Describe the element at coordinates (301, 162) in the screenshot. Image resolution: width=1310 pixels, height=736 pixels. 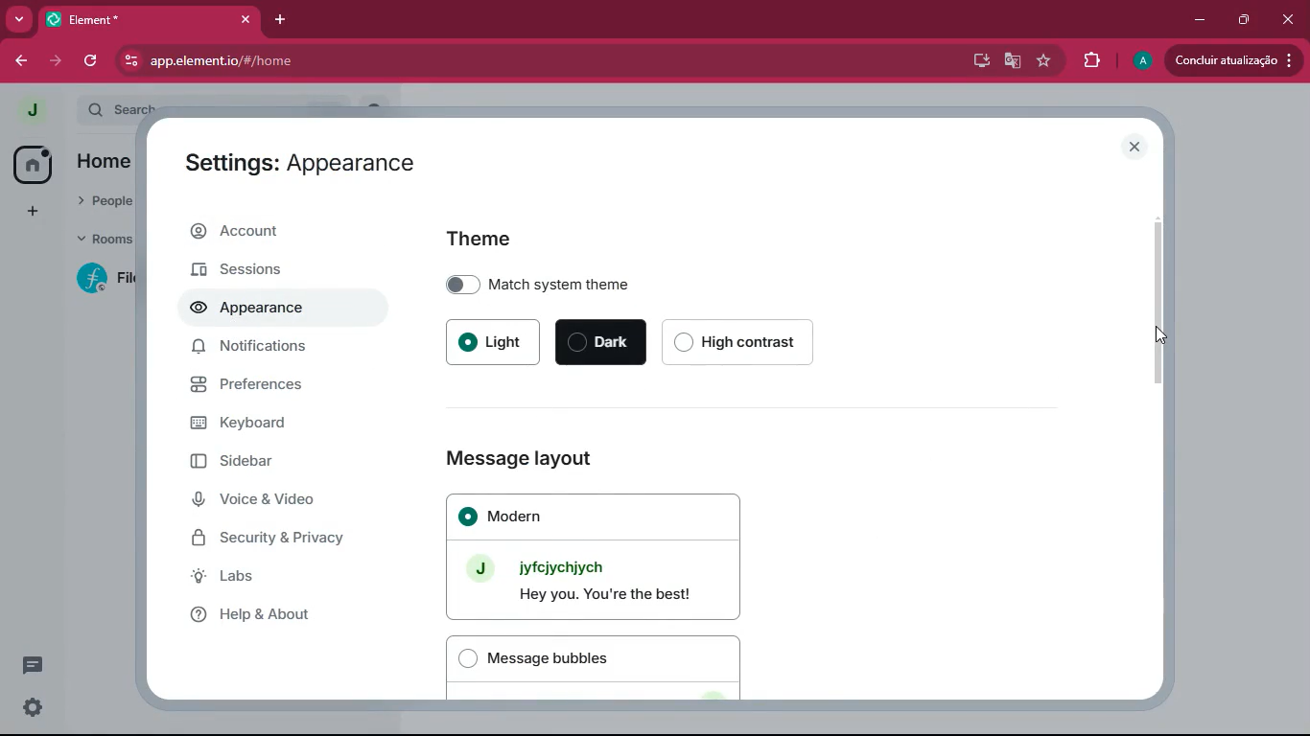
I see `Settings: Appearance` at that location.